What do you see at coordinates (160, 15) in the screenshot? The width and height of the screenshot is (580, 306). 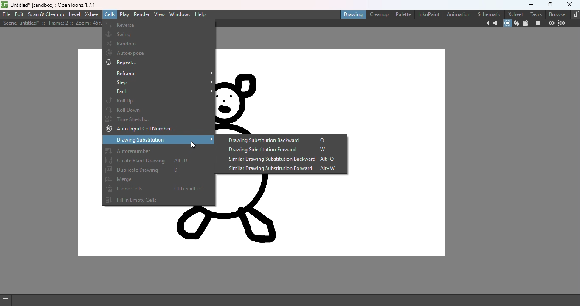 I see `View` at bounding box center [160, 15].